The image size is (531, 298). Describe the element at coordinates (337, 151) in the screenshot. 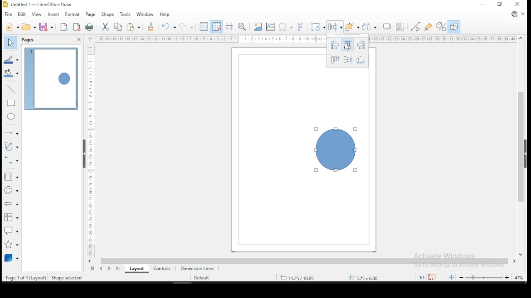

I see `shape` at that location.